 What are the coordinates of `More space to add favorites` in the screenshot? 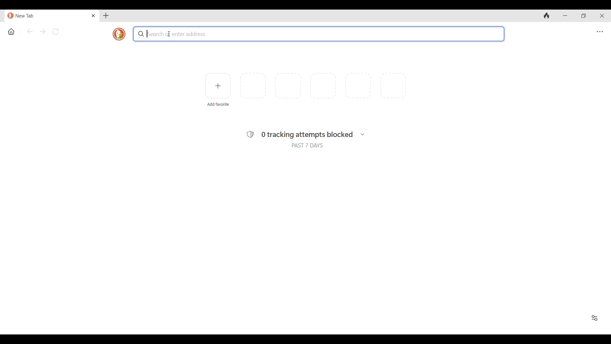 It's located at (323, 86).